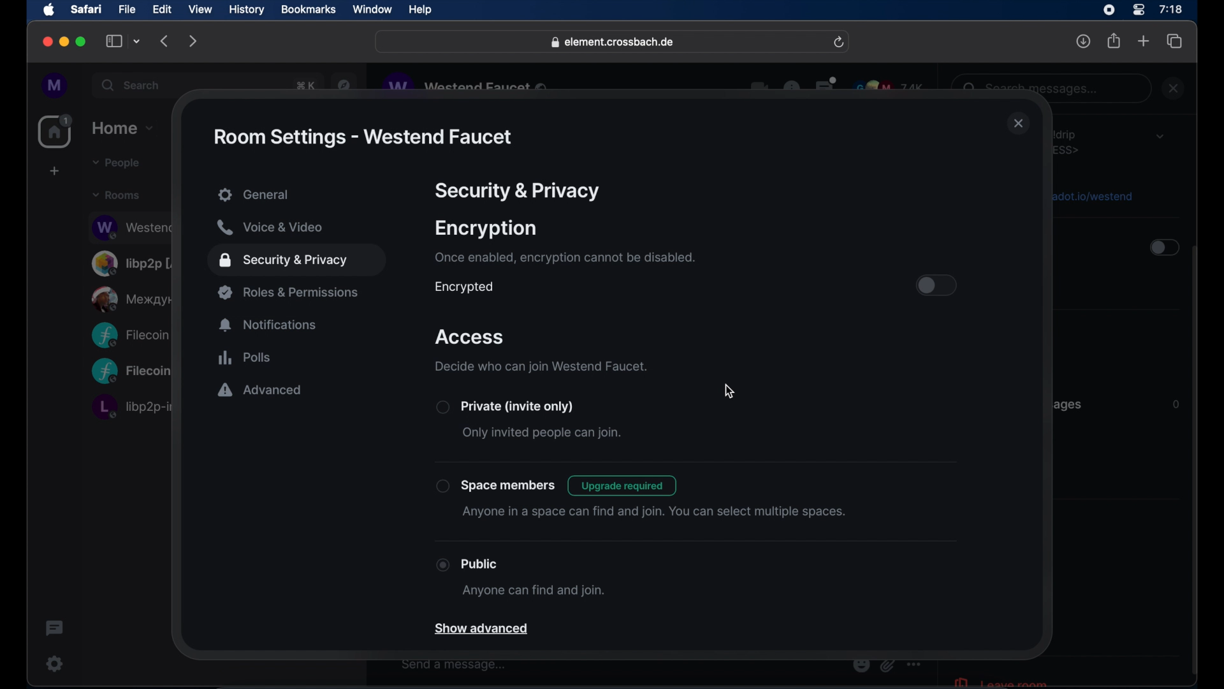 The height and width of the screenshot is (689, 1224). Describe the element at coordinates (55, 628) in the screenshot. I see `thread activity` at that location.